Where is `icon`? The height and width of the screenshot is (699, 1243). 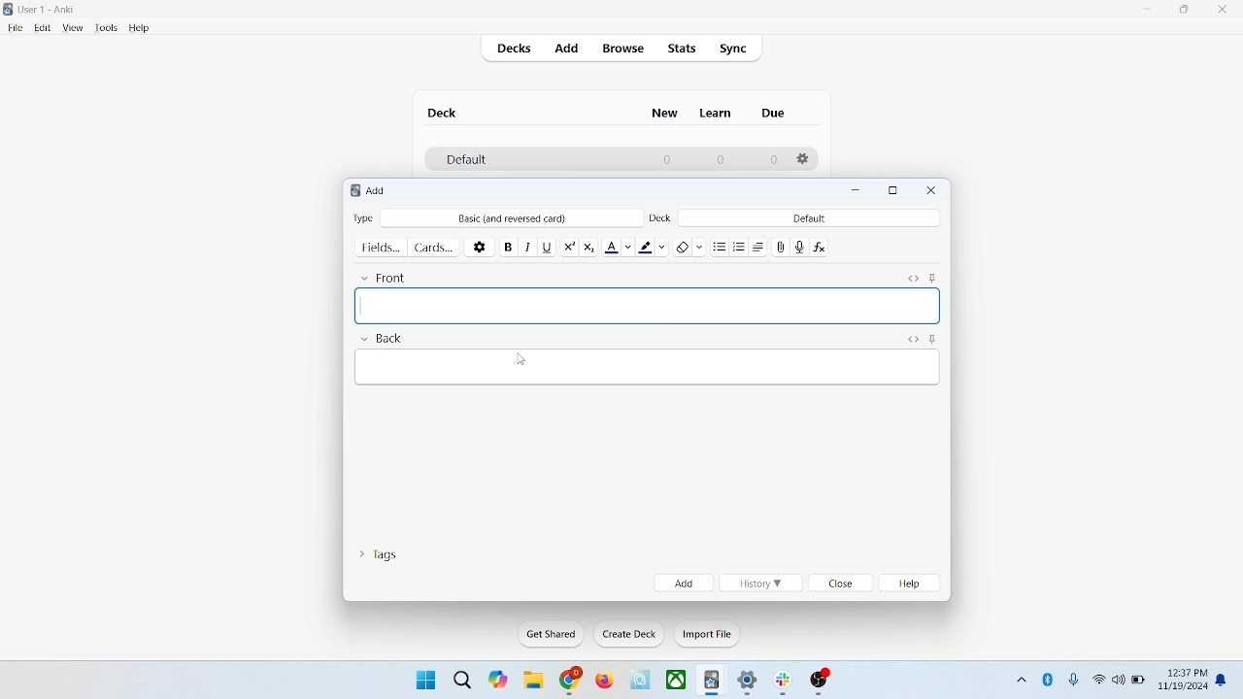
icon is located at coordinates (713, 682).